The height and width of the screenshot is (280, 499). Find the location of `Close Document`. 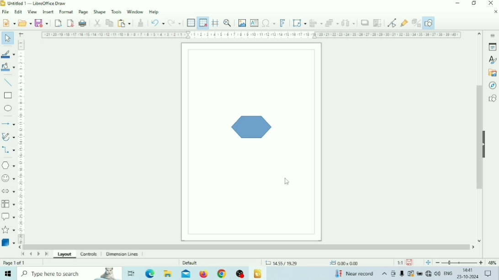

Close Document is located at coordinates (495, 11).